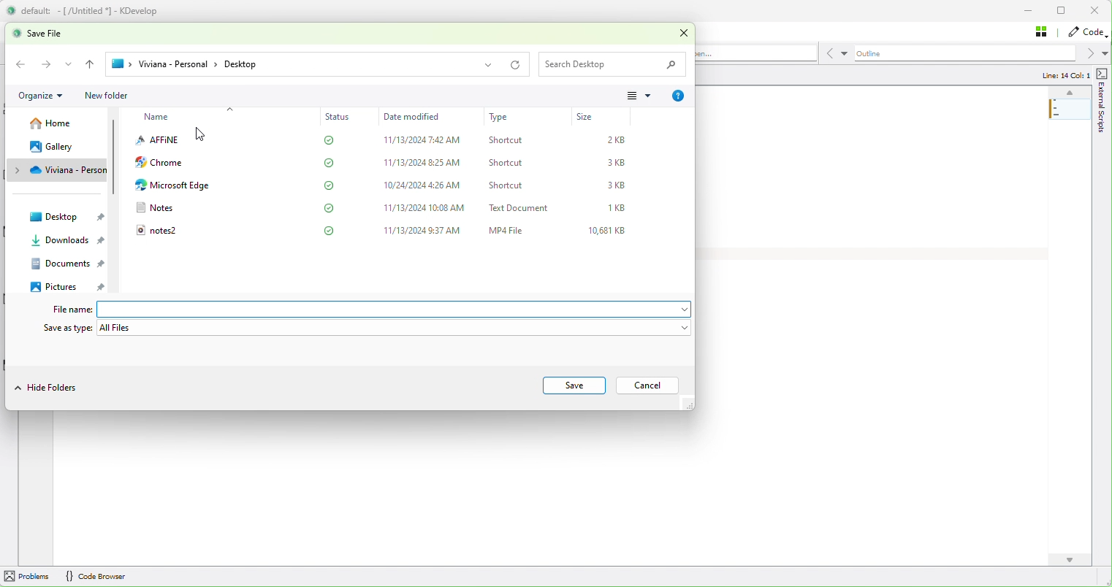 This screenshot has height=587, width=1112. I want to click on Type, so click(499, 118).